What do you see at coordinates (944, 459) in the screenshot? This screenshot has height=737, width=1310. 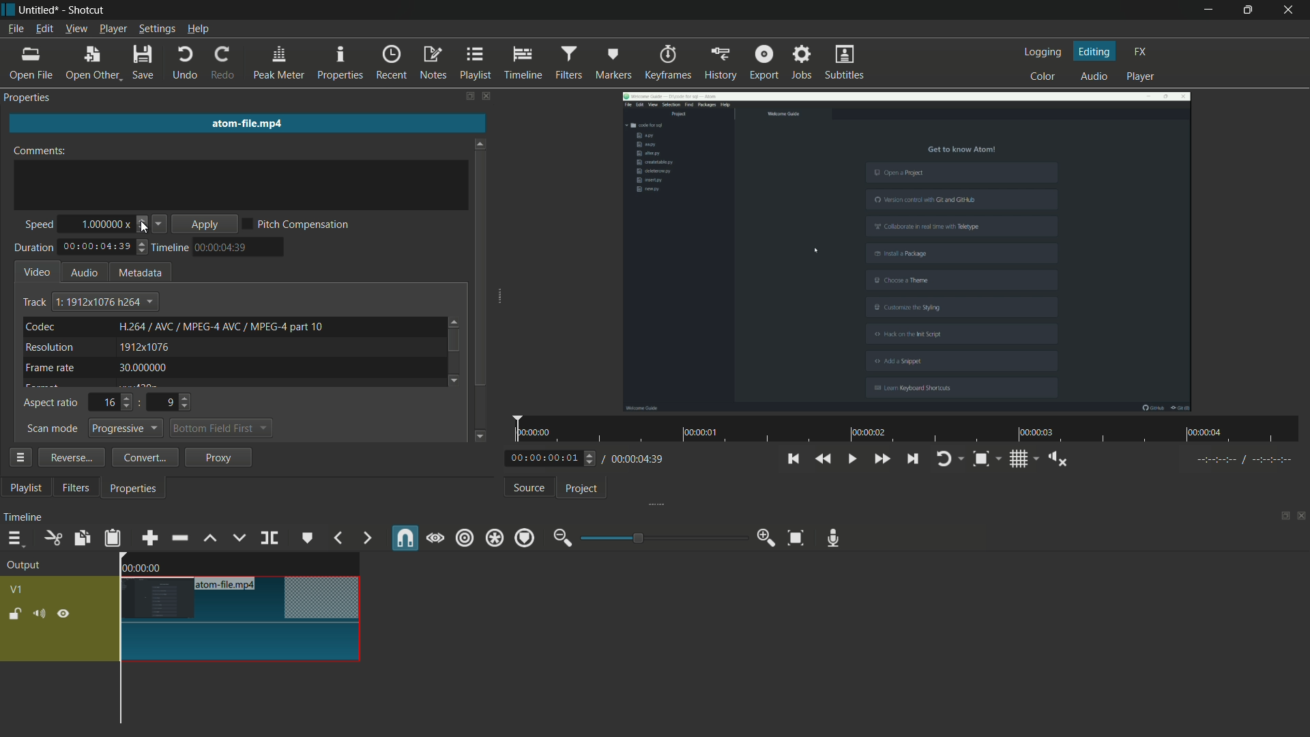 I see `toggle player looping` at bounding box center [944, 459].